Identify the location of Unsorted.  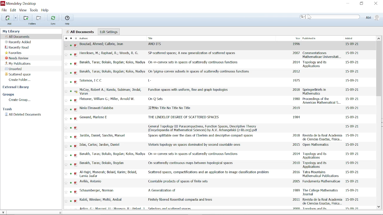
(18, 69).